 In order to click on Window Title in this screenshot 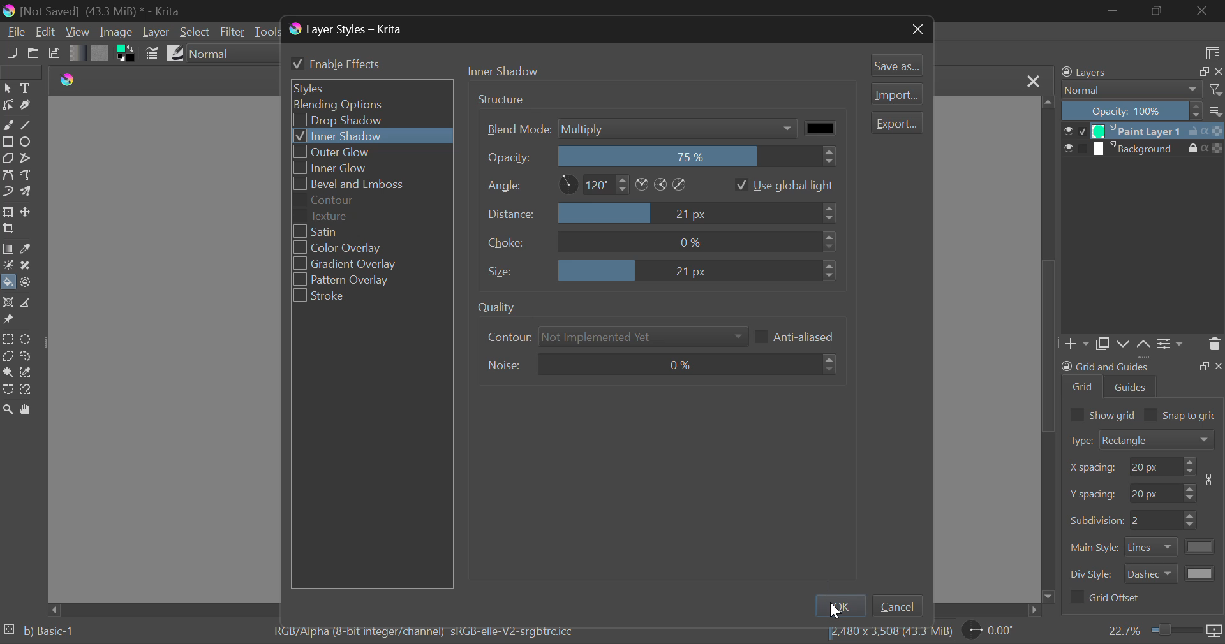, I will do `click(93, 11)`.